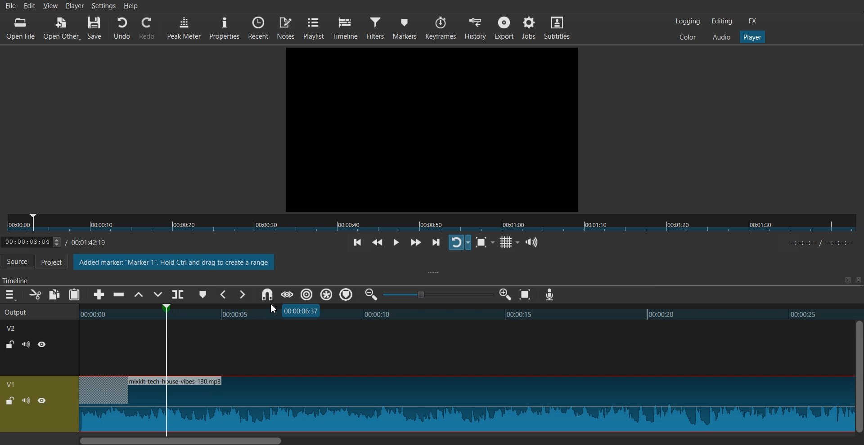 This screenshot has width=864, height=445. What do you see at coordinates (347, 295) in the screenshot?
I see `Ripple Tracks` at bounding box center [347, 295].